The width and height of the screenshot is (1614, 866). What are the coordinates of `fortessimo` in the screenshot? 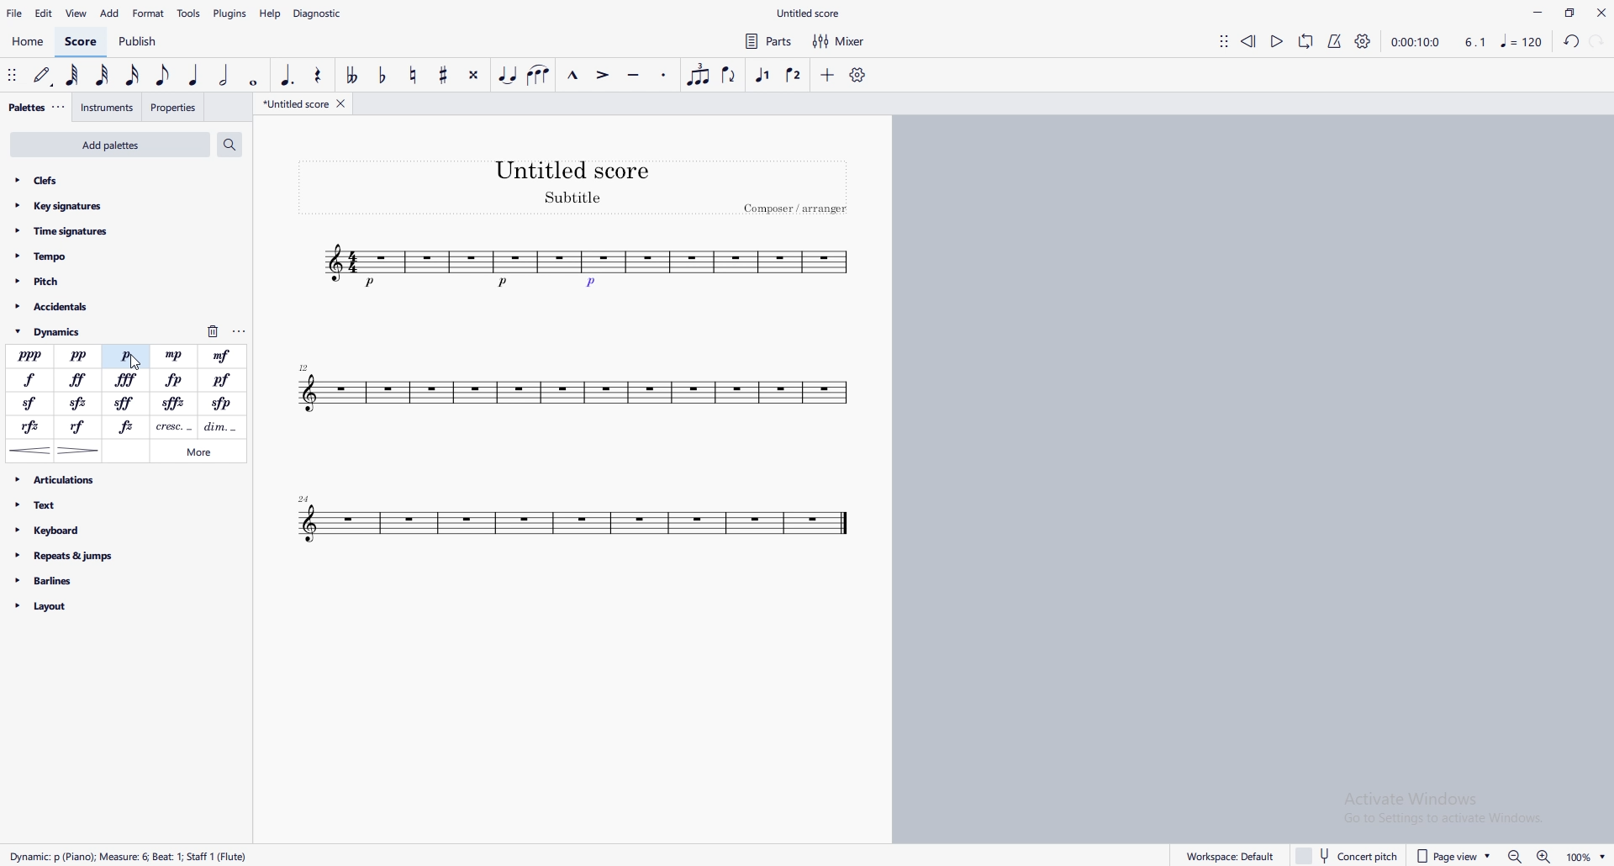 It's located at (79, 380).